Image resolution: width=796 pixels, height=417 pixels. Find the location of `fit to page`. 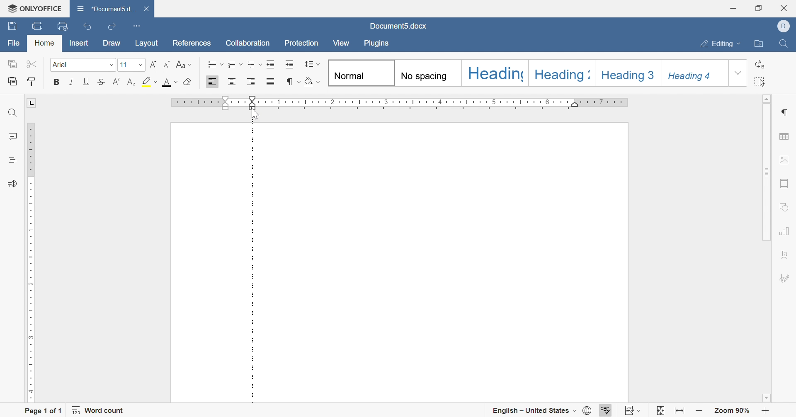

fit to page is located at coordinates (659, 411).